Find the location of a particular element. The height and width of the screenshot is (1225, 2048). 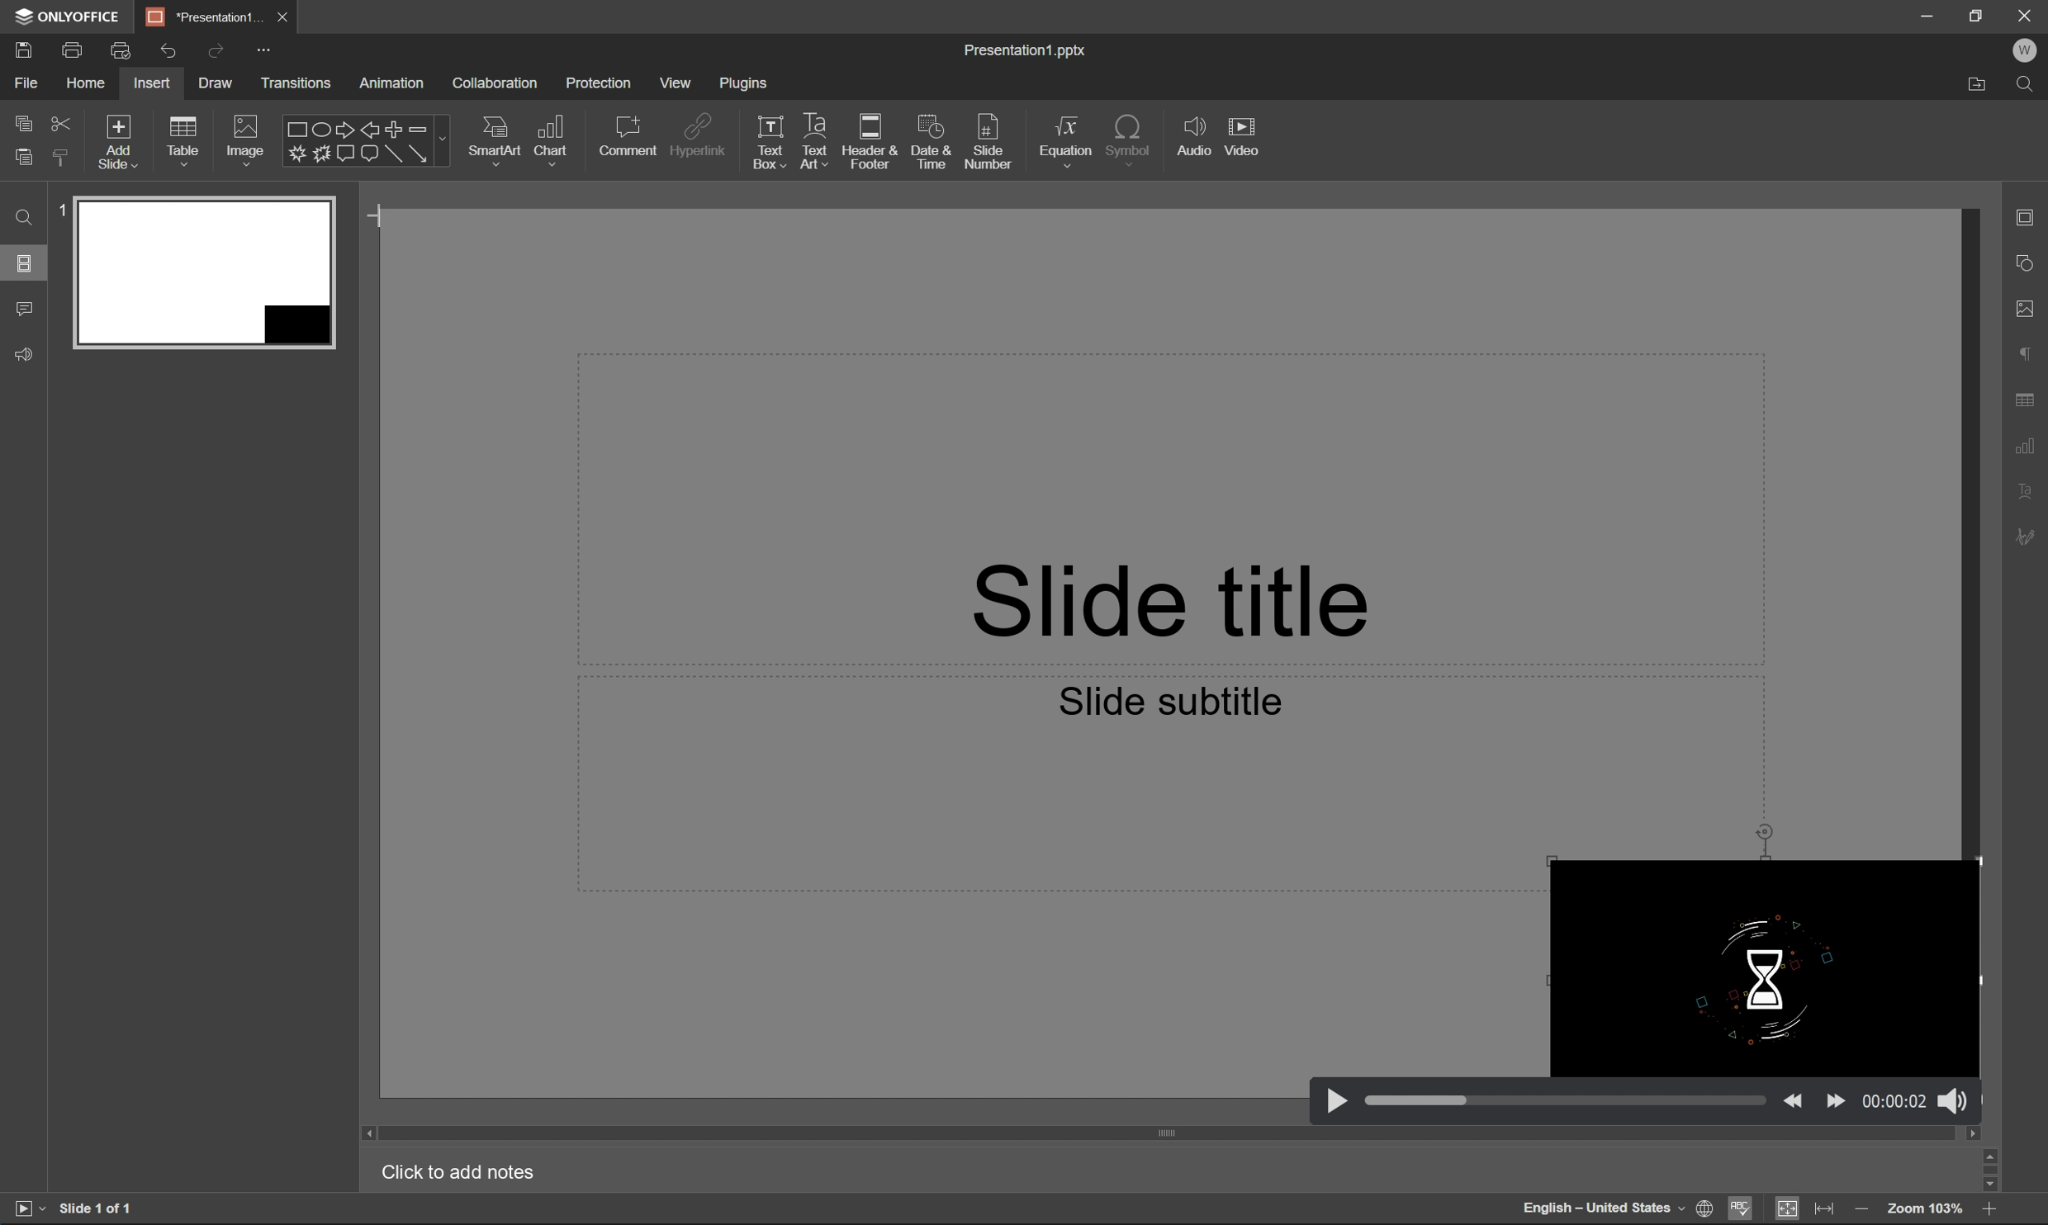

Images is located at coordinates (244, 140).